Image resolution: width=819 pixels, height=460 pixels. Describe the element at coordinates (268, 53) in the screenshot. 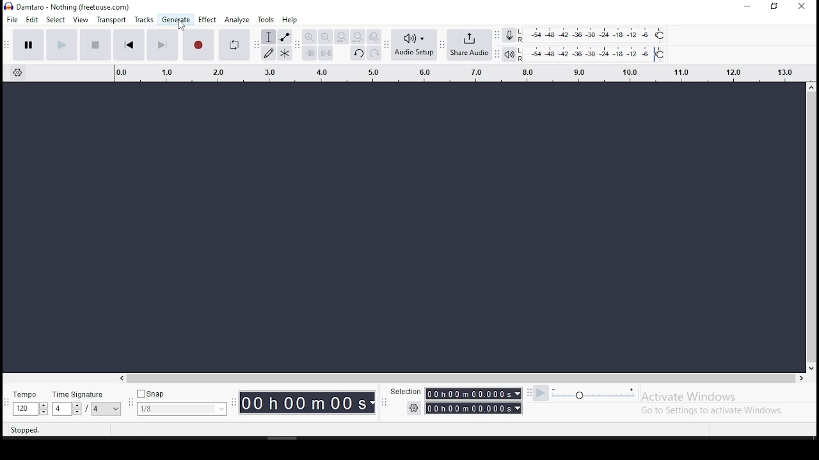

I see `draw tool` at that location.